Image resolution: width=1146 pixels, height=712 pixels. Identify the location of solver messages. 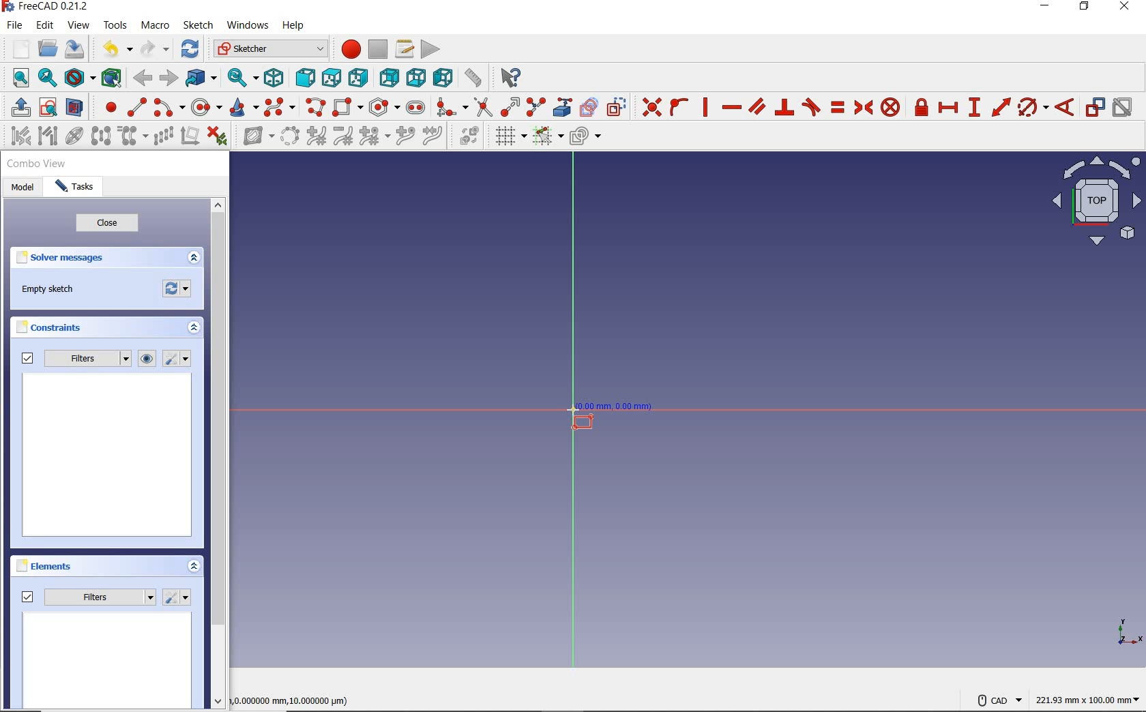
(63, 260).